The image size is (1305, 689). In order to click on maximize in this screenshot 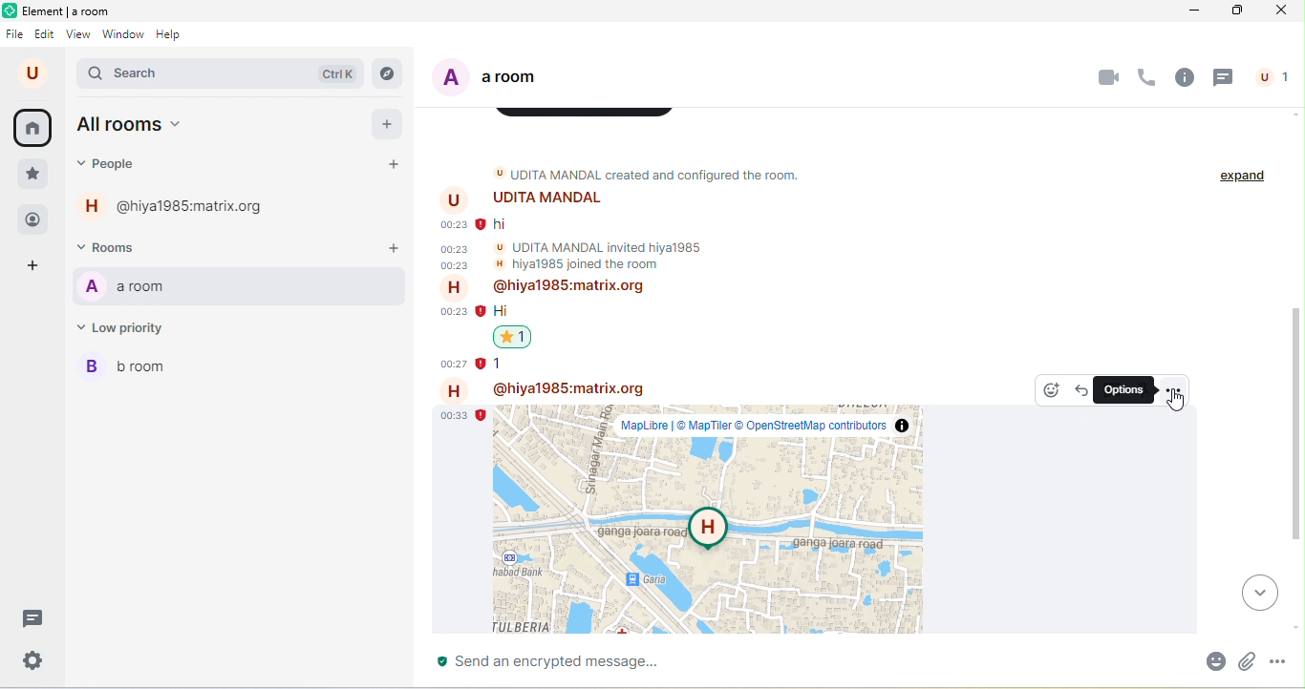, I will do `click(1236, 13)`.